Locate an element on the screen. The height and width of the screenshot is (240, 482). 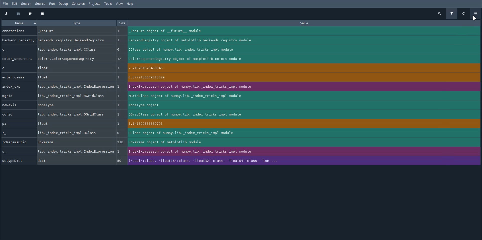
euler_gamma is located at coordinates (17, 77).